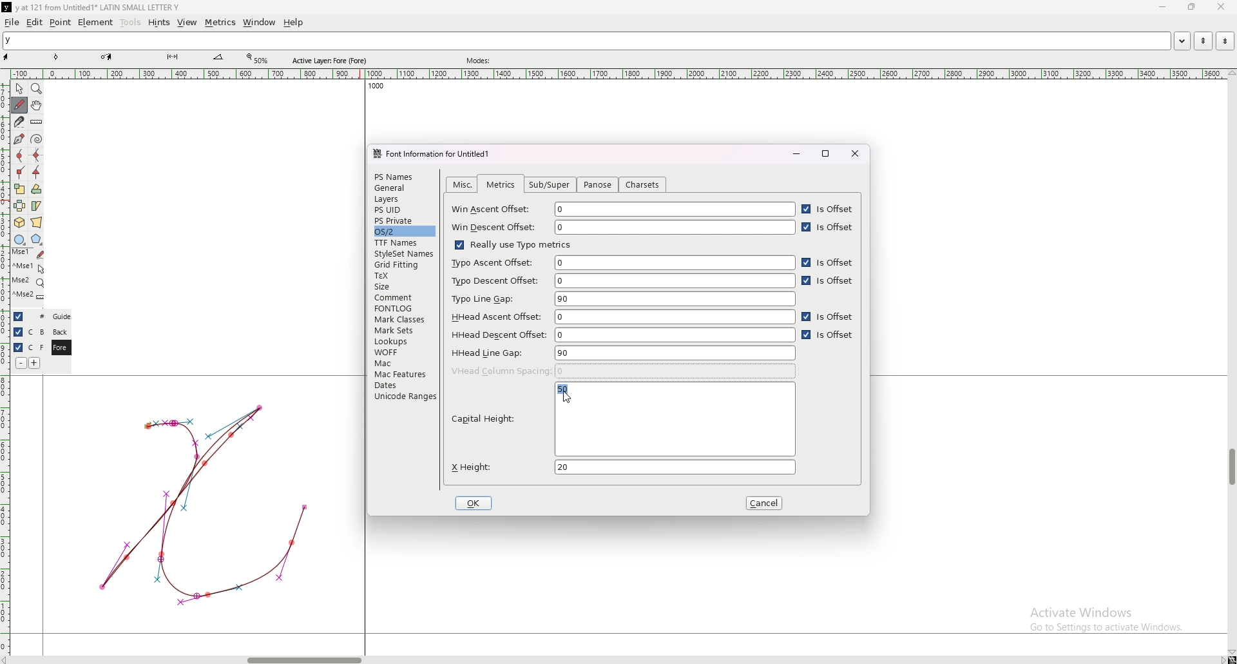 This screenshot has height=664, width=1237. I want to click on window, so click(260, 23).